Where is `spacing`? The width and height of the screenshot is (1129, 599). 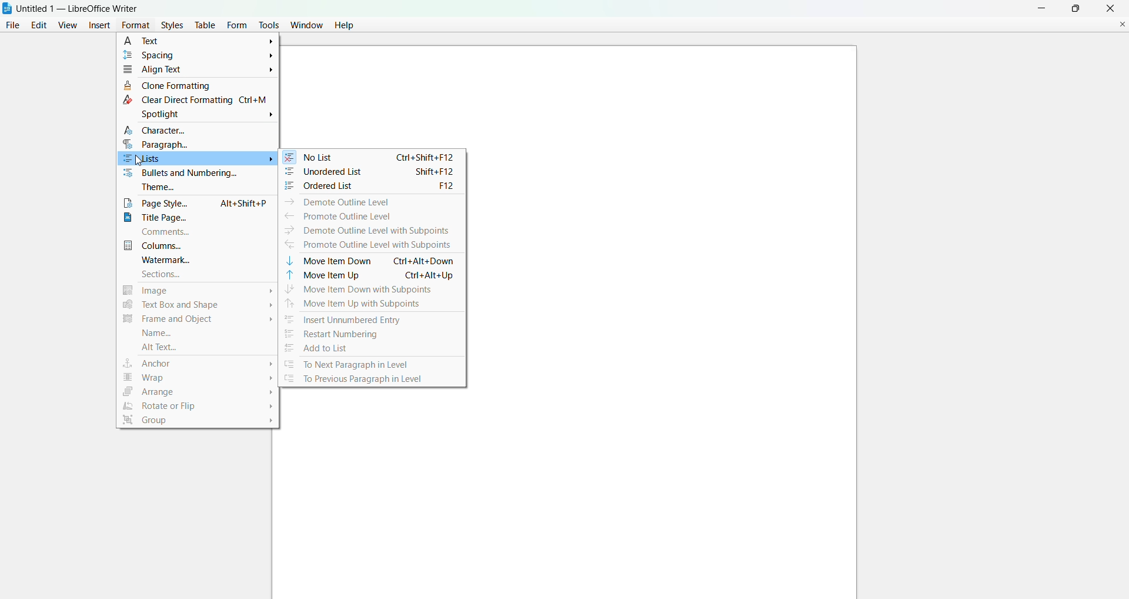 spacing is located at coordinates (197, 56).